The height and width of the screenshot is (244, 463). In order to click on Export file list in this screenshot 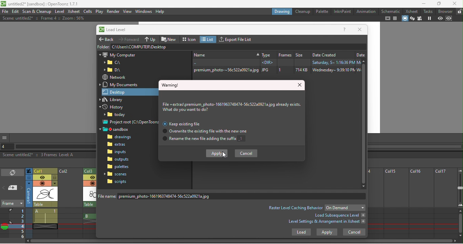, I will do `click(237, 39)`.